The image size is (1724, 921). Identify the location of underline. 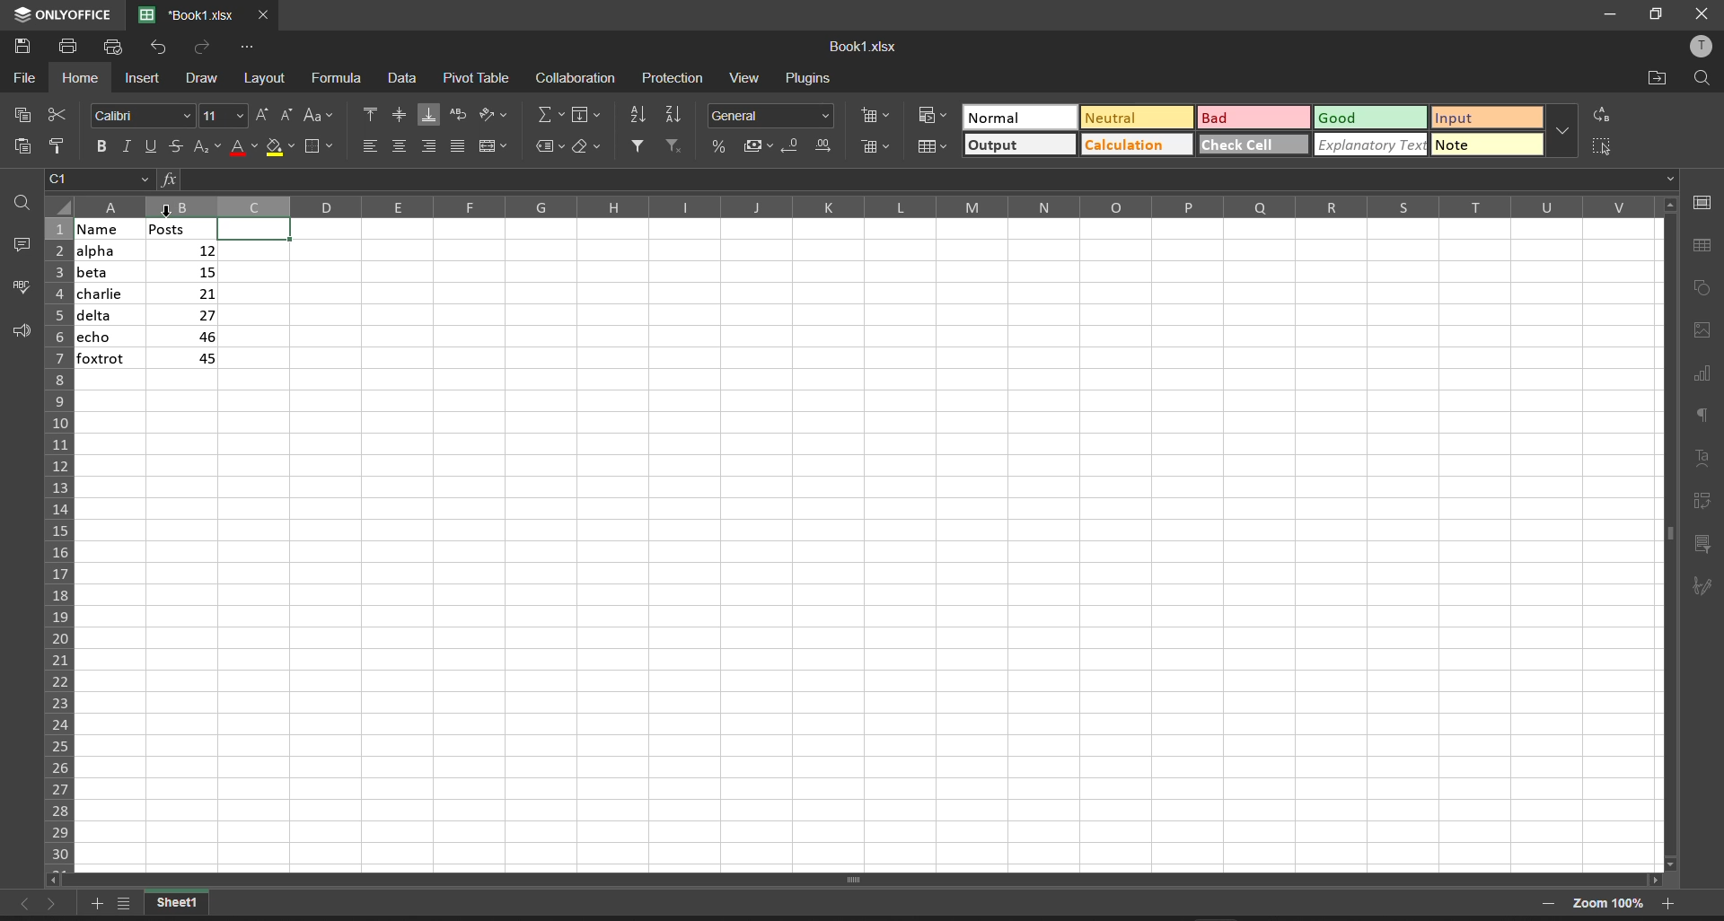
(150, 148).